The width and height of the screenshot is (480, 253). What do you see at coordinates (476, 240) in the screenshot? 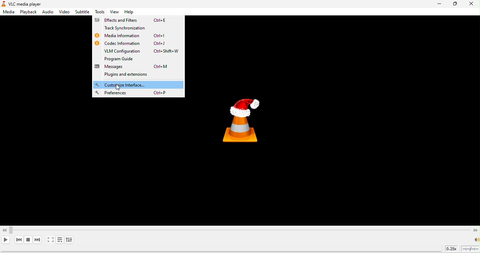
I see `speaker` at bounding box center [476, 240].